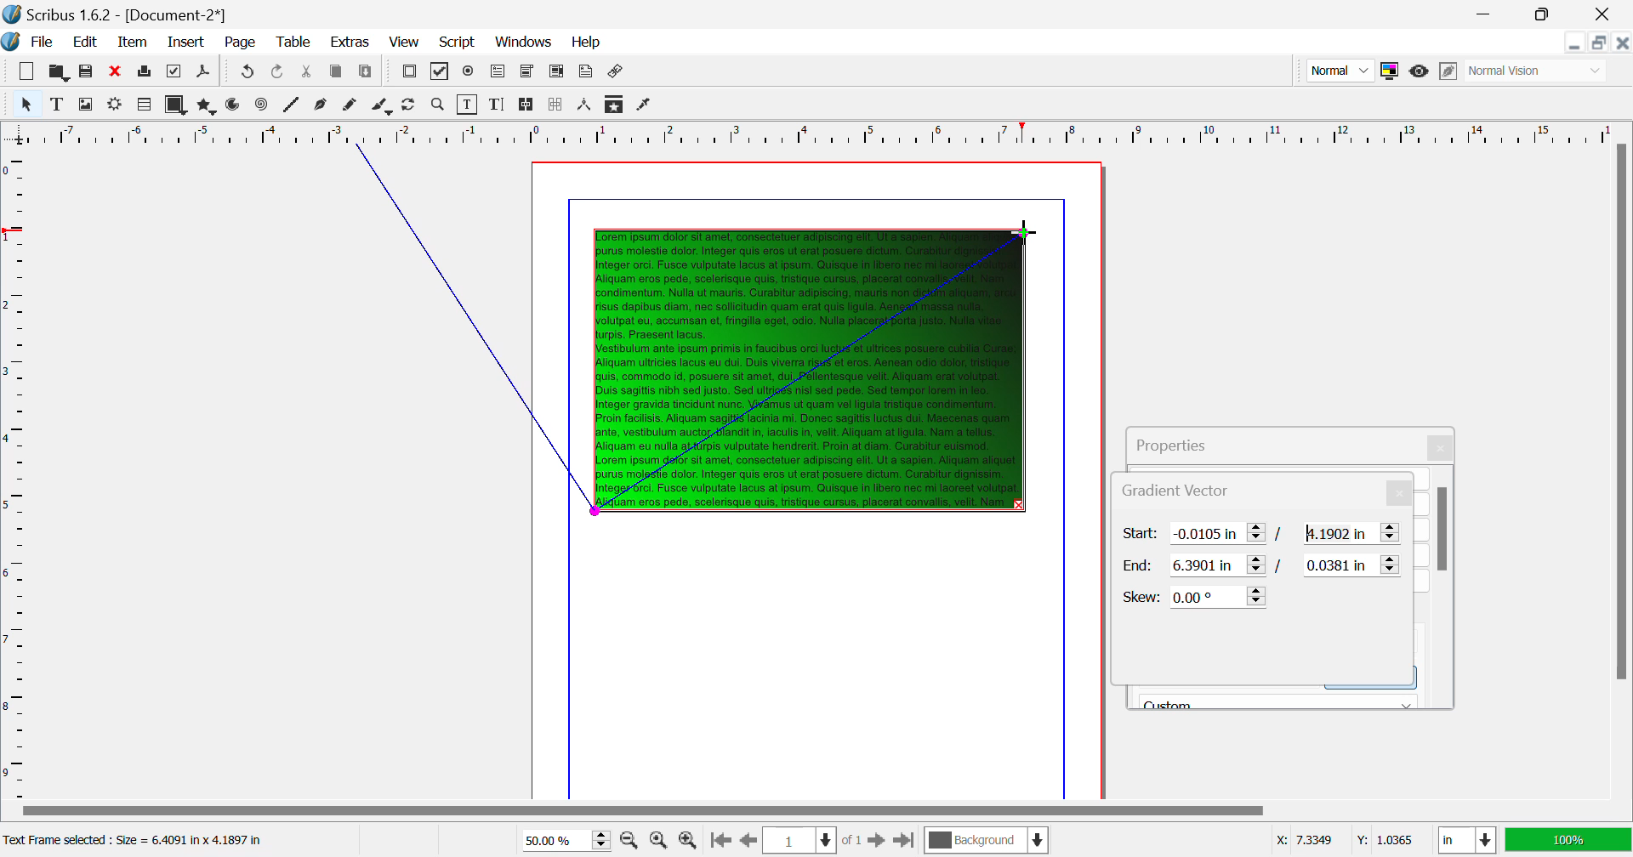 The height and width of the screenshot is (857, 1633). What do you see at coordinates (27, 71) in the screenshot?
I see `New` at bounding box center [27, 71].